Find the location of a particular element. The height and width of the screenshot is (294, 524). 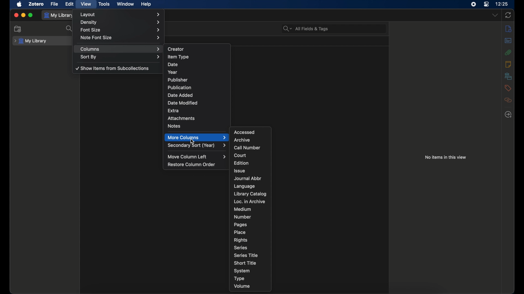

file is located at coordinates (54, 4).